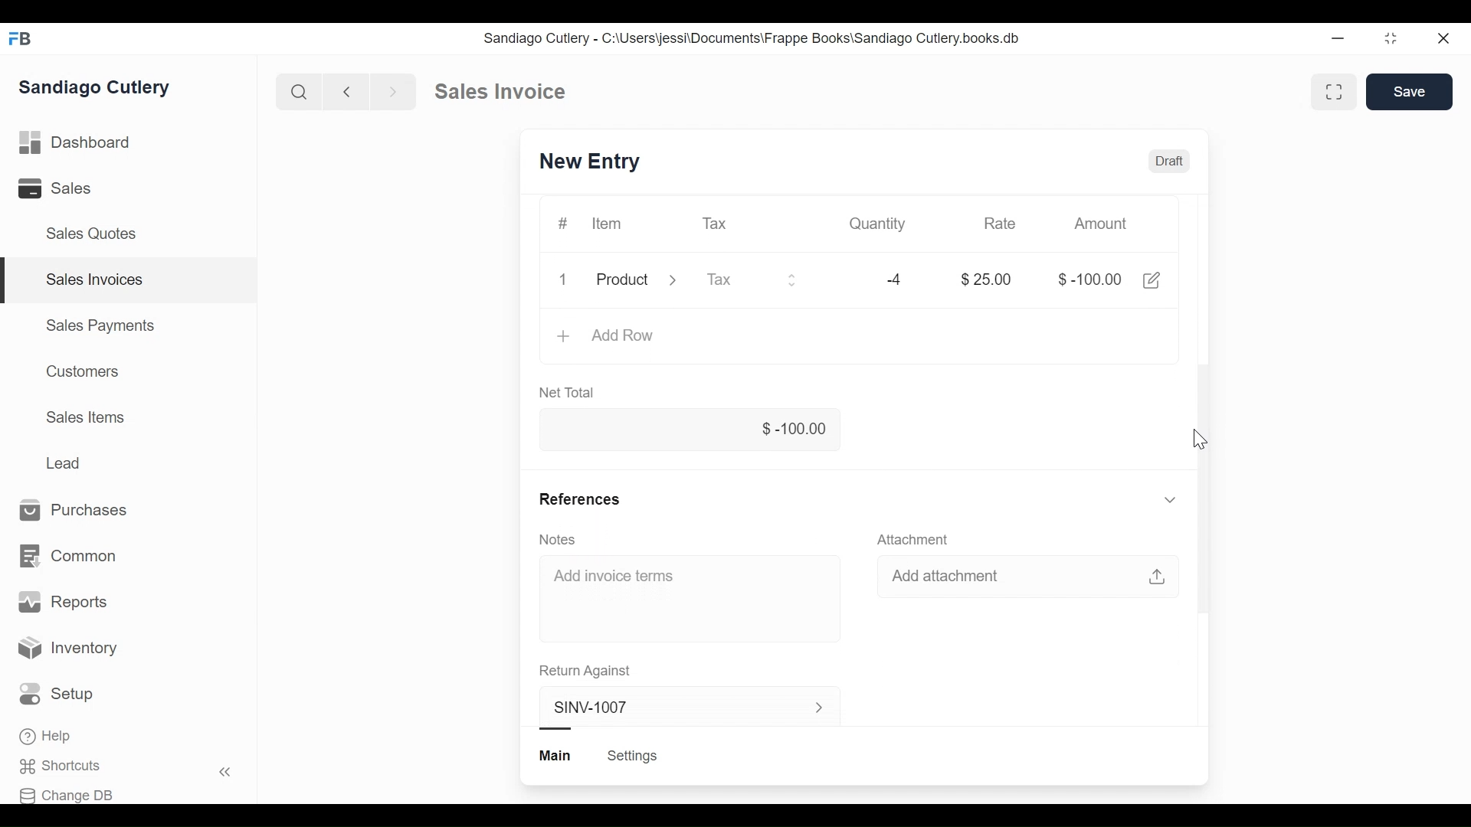  Describe the element at coordinates (57, 694) in the screenshot. I see `Setup` at that location.